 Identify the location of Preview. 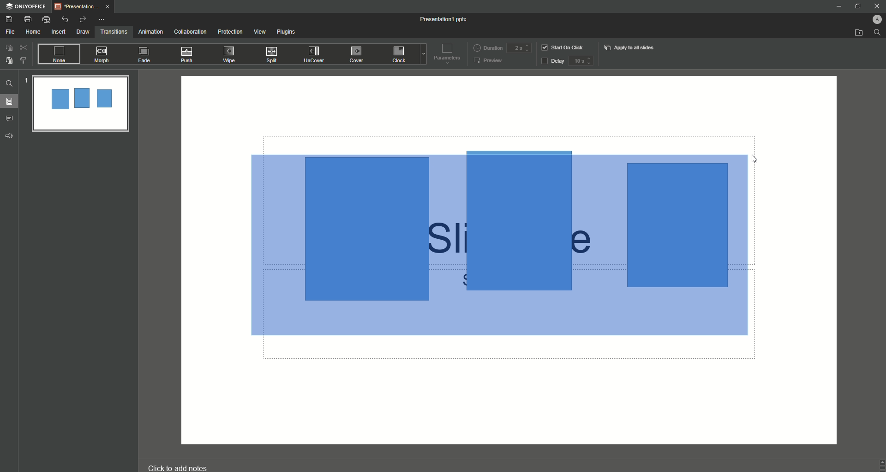
(489, 61).